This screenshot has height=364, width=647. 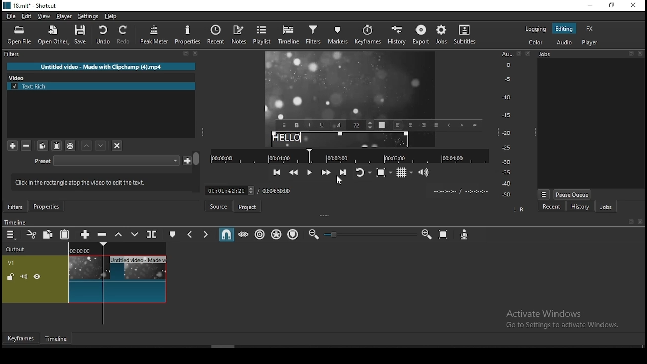 I want to click on Underline, so click(x=322, y=125).